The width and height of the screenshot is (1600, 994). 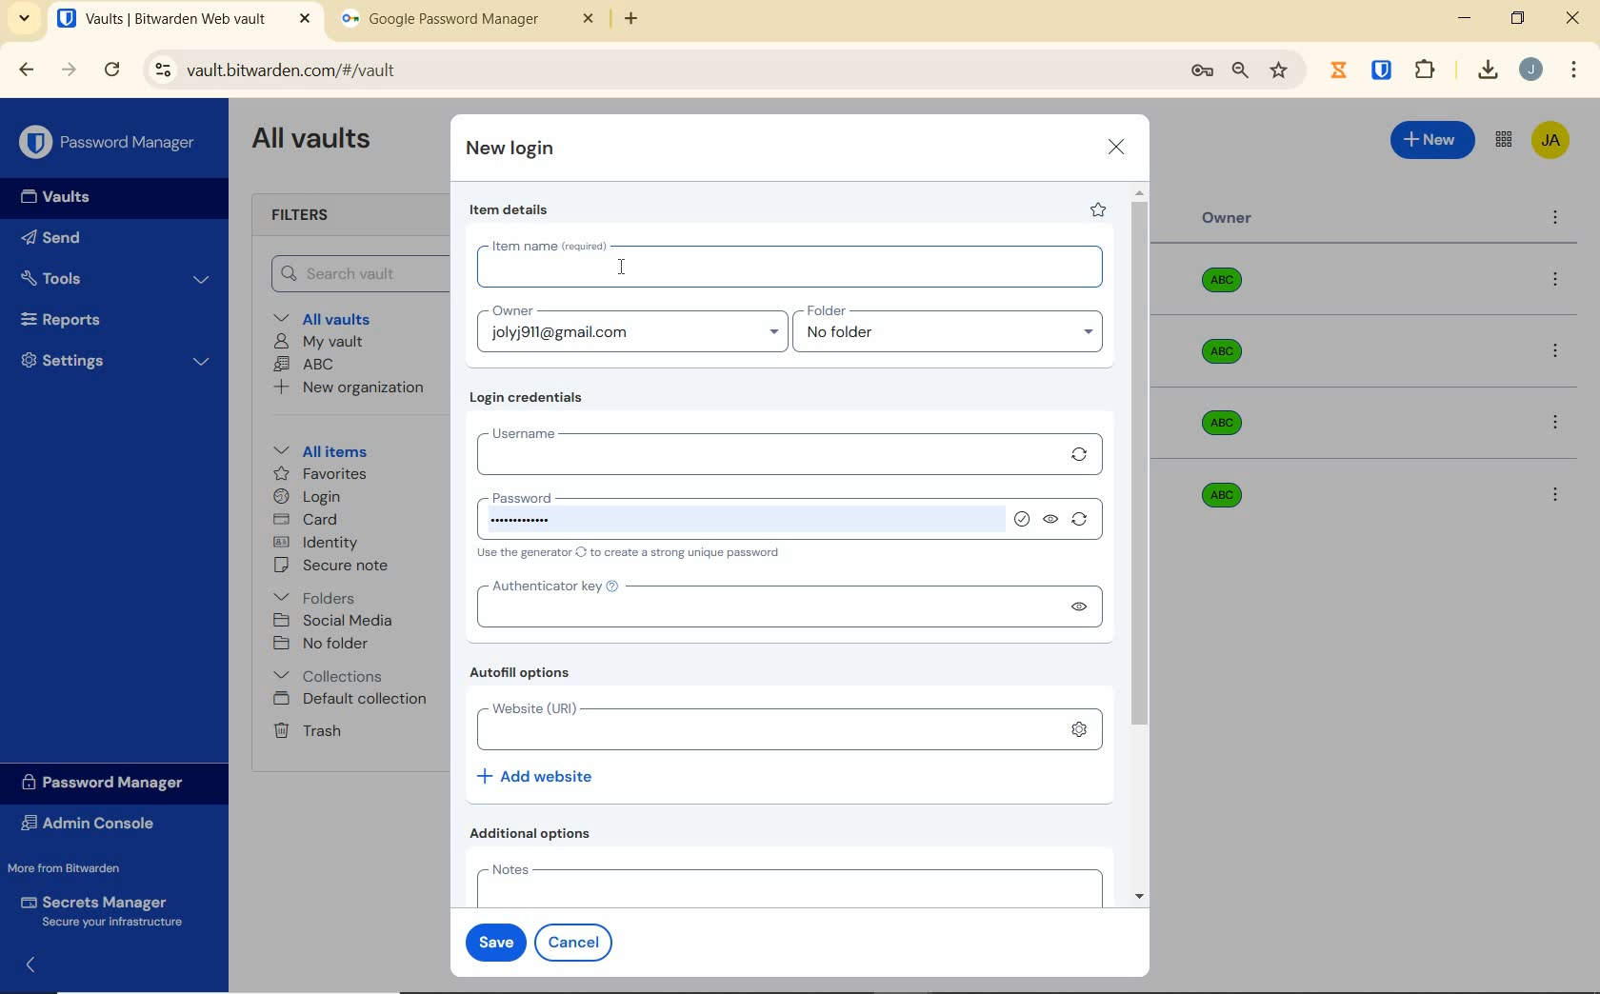 What do you see at coordinates (537, 775) in the screenshot?
I see `Add website` at bounding box center [537, 775].